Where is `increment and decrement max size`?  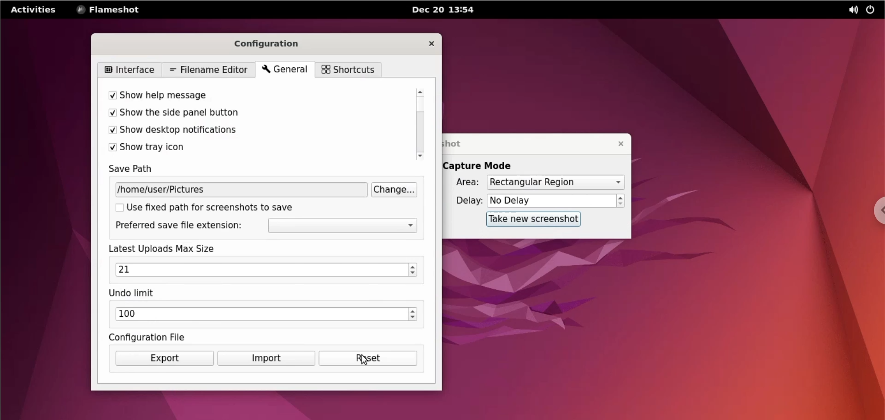
increment and decrement max size is located at coordinates (414, 271).